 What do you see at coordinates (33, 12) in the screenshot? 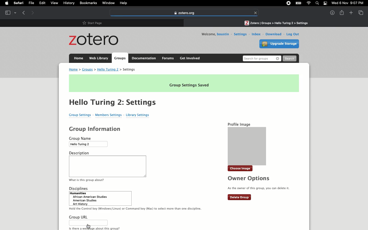
I see `Forward` at bounding box center [33, 12].